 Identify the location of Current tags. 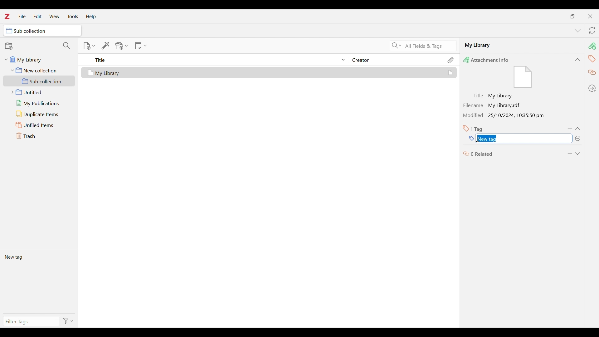
(39, 281).